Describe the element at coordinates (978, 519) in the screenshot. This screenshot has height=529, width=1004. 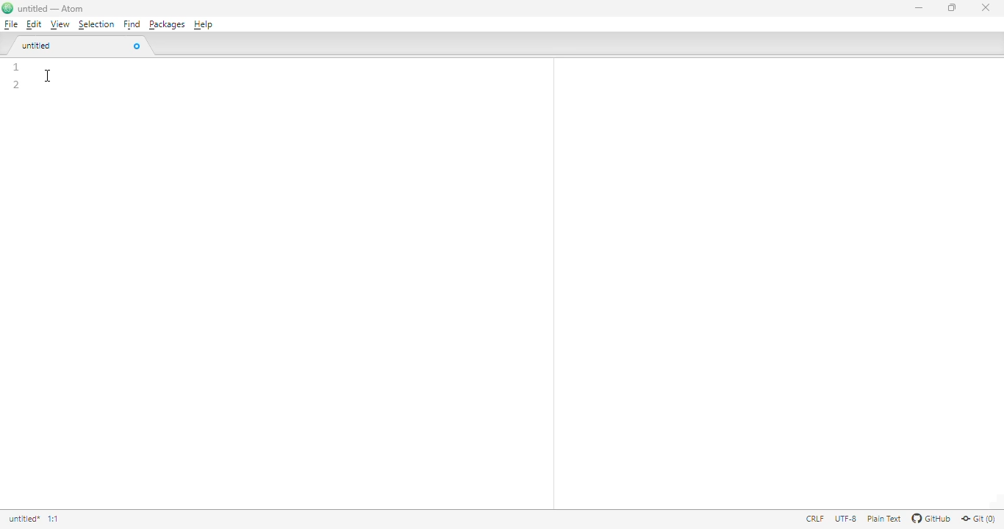
I see `Git(0)` at that location.